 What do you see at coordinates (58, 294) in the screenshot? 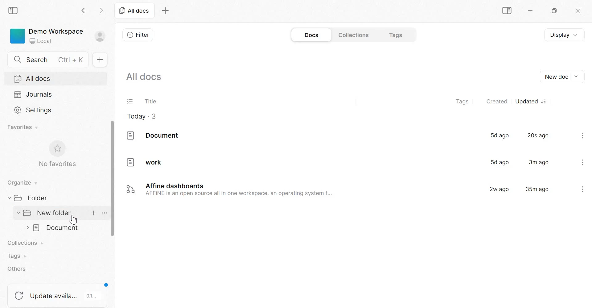
I see `update available` at bounding box center [58, 294].